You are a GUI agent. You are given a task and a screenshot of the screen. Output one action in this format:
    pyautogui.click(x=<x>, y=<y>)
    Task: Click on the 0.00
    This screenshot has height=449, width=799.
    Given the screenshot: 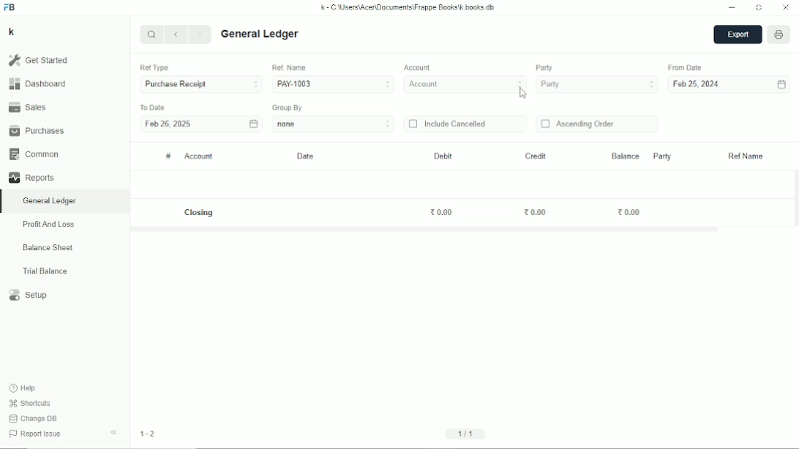 What is the action you would take?
    pyautogui.click(x=536, y=213)
    